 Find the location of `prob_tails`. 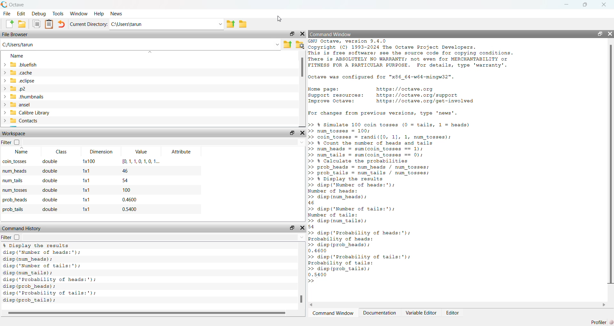

prob_tails is located at coordinates (13, 209).